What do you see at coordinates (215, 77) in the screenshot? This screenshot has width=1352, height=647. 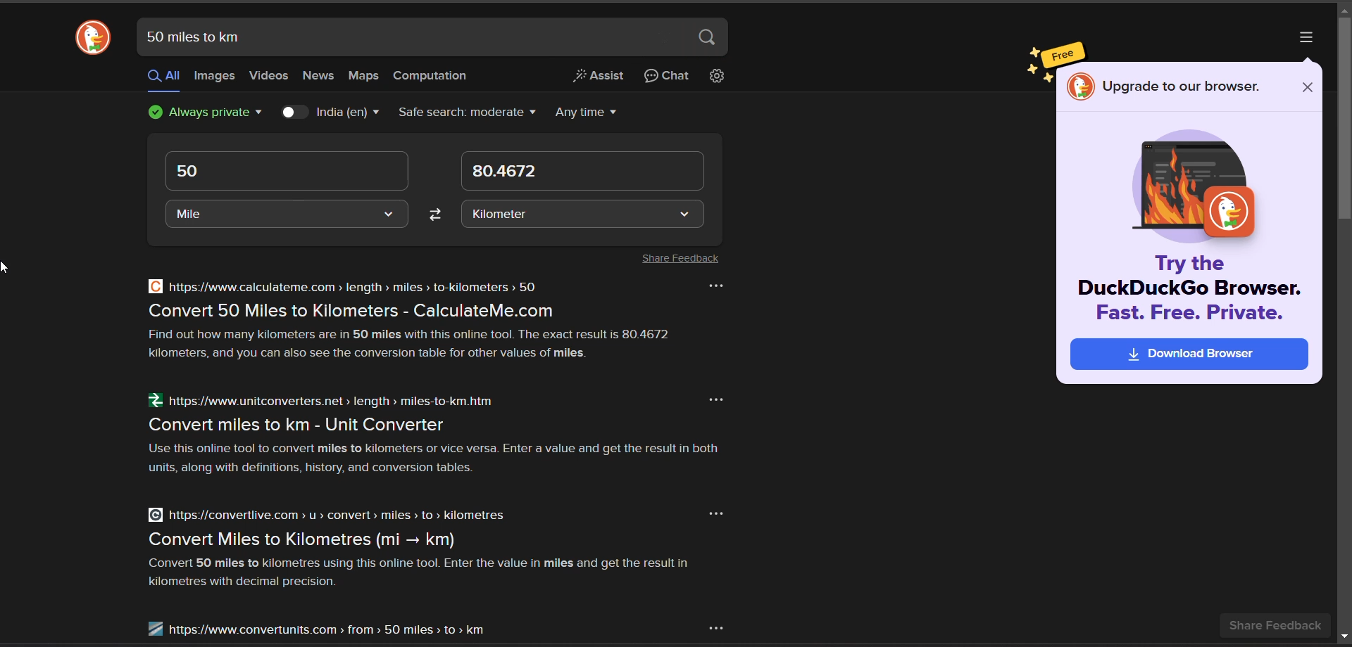 I see `images` at bounding box center [215, 77].